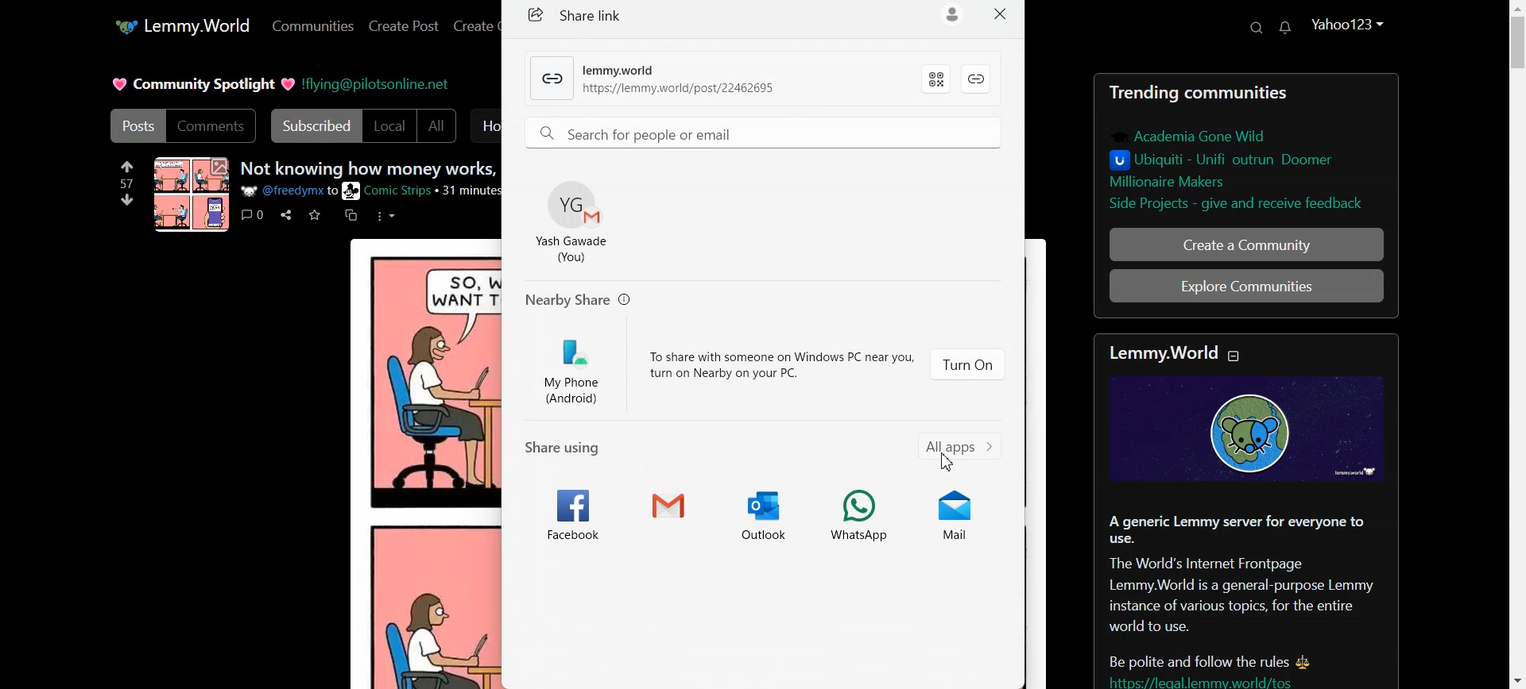 Image resolution: width=1526 pixels, height=689 pixels. What do you see at coordinates (579, 300) in the screenshot?
I see `Text` at bounding box center [579, 300].